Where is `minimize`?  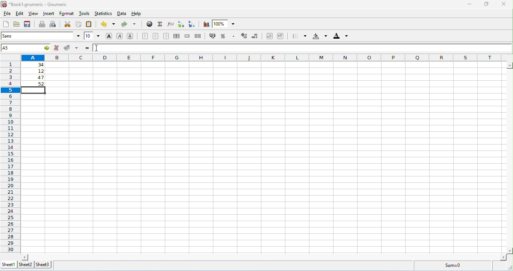
minimize is located at coordinates (471, 5).